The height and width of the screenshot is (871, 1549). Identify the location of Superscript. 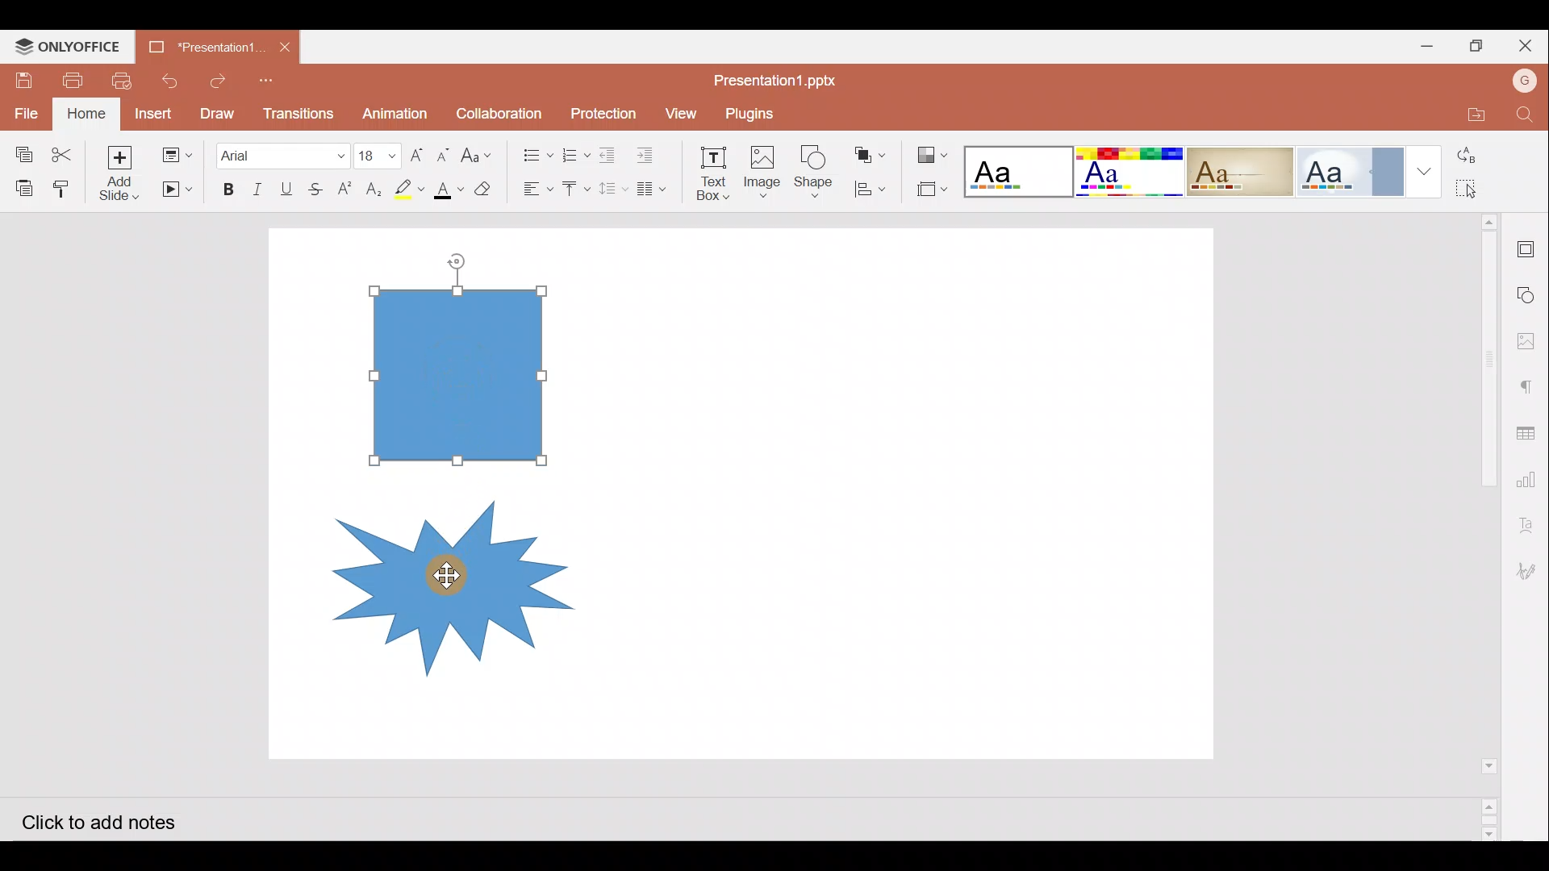
(344, 190).